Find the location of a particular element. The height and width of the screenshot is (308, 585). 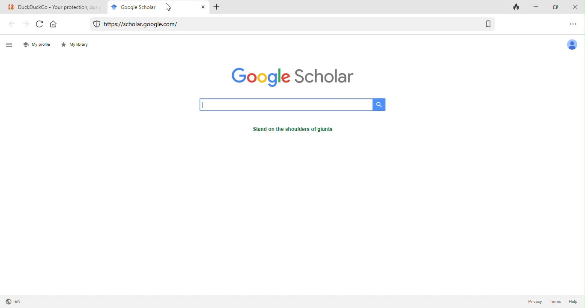

google scholar logo is located at coordinates (290, 76).